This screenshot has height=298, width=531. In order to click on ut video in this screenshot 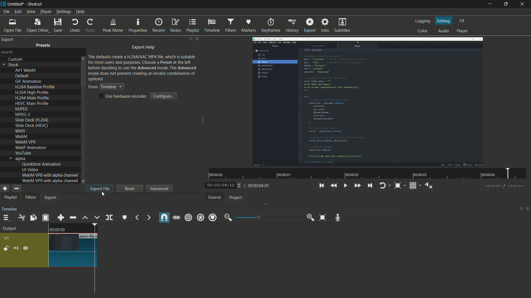, I will do `click(30, 169)`.